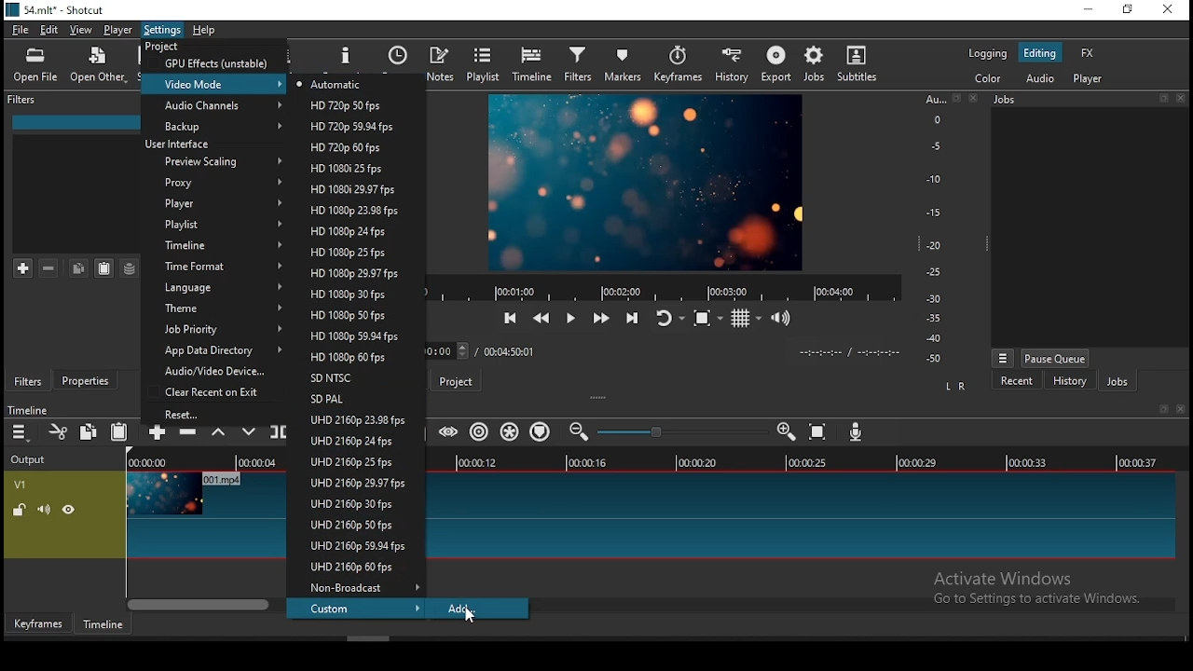 The height and width of the screenshot is (671, 1193). What do you see at coordinates (440, 64) in the screenshot?
I see `notes` at bounding box center [440, 64].